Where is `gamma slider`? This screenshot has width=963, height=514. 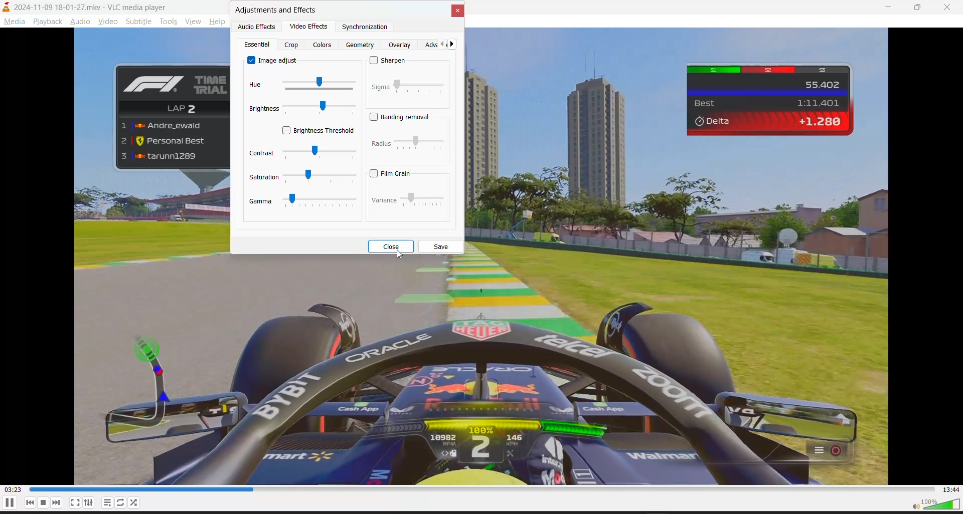
gamma slider is located at coordinates (320, 199).